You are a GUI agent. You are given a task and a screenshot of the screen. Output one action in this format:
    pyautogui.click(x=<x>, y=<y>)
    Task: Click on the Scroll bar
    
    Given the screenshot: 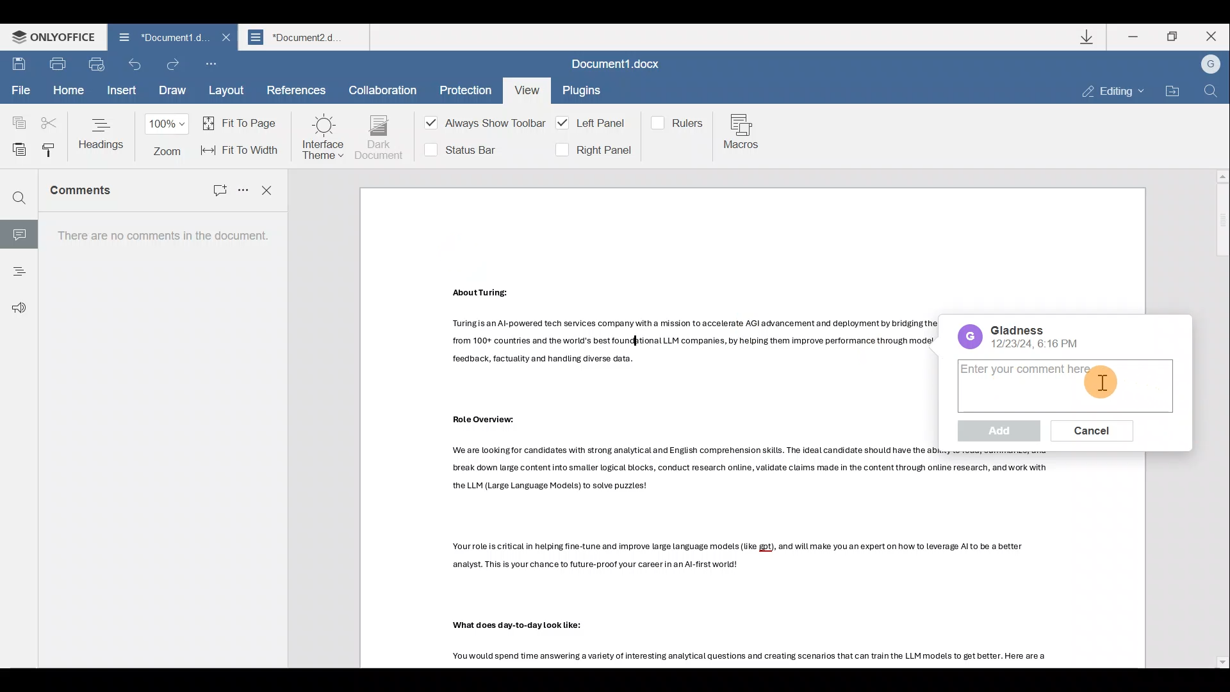 What is the action you would take?
    pyautogui.click(x=1218, y=419)
    